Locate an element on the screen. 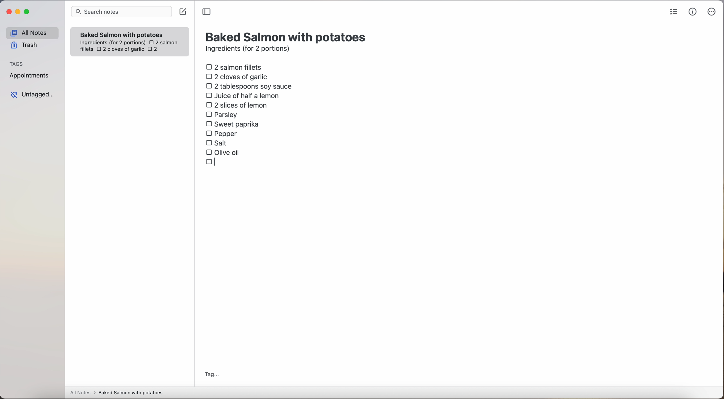  tags is located at coordinates (17, 63).